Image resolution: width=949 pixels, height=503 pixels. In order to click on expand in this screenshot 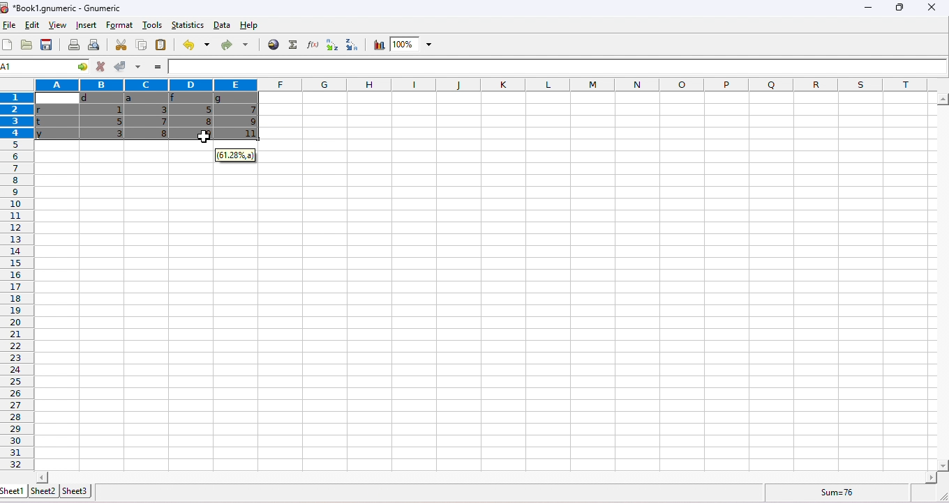, I will do `click(939, 495)`.